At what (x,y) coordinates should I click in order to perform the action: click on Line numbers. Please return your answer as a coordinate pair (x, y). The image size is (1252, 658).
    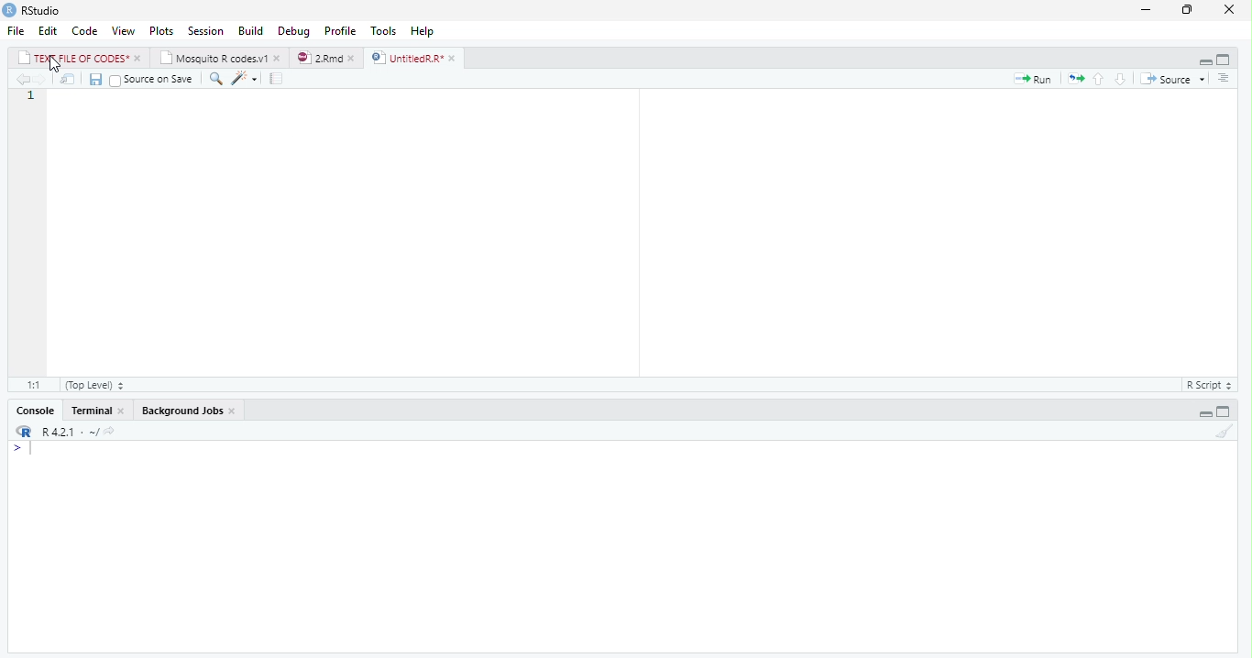
    Looking at the image, I should click on (30, 97).